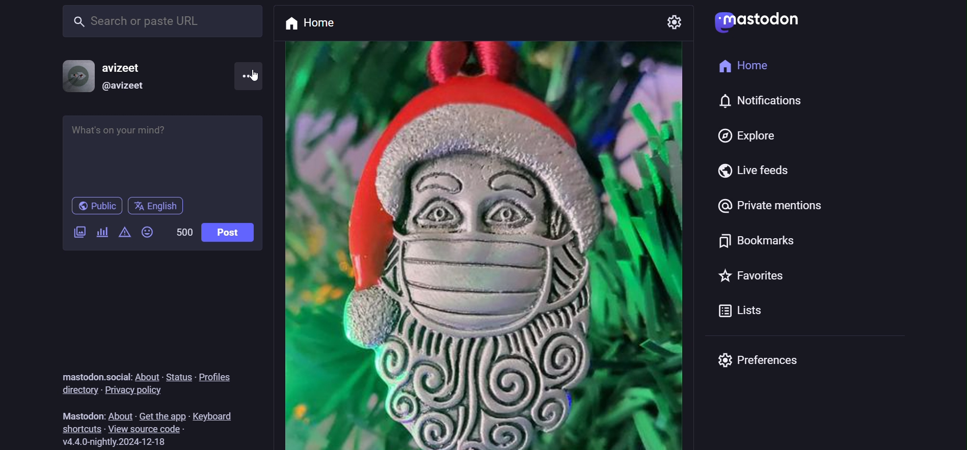 The height and width of the screenshot is (450, 967). I want to click on profile picture, so click(72, 75).